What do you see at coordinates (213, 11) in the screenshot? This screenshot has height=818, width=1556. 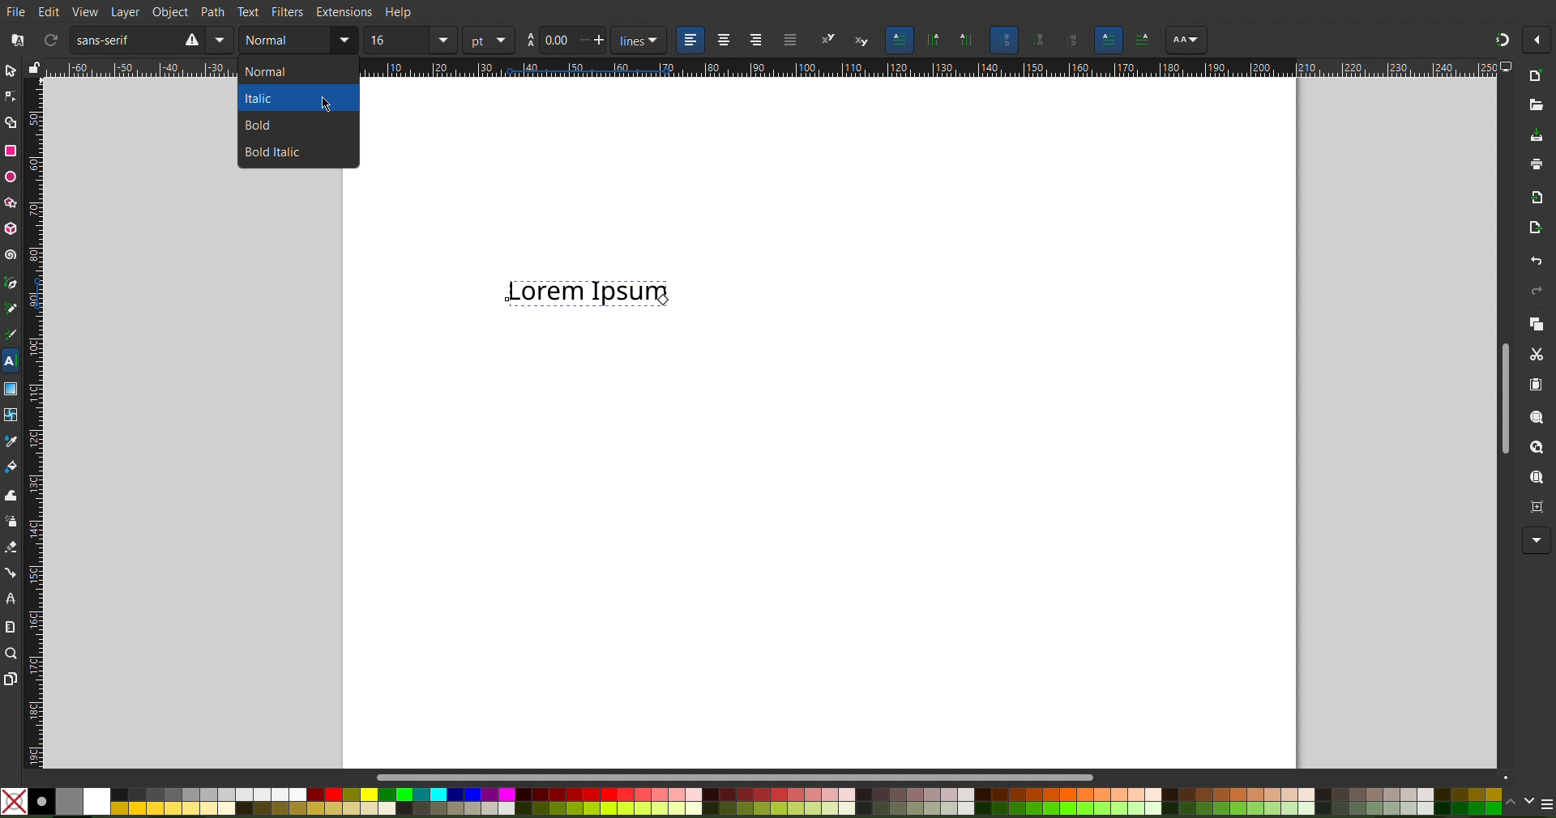 I see `Path` at bounding box center [213, 11].